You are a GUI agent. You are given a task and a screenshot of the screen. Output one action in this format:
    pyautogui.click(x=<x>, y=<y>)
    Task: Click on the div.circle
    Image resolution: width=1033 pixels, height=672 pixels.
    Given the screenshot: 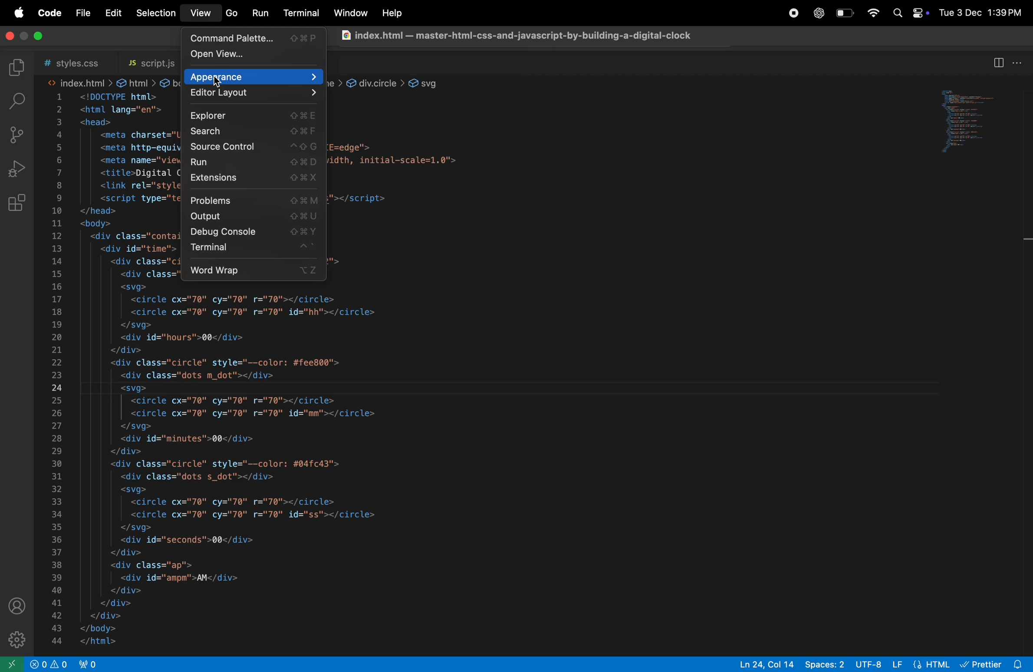 What is the action you would take?
    pyautogui.click(x=376, y=85)
    